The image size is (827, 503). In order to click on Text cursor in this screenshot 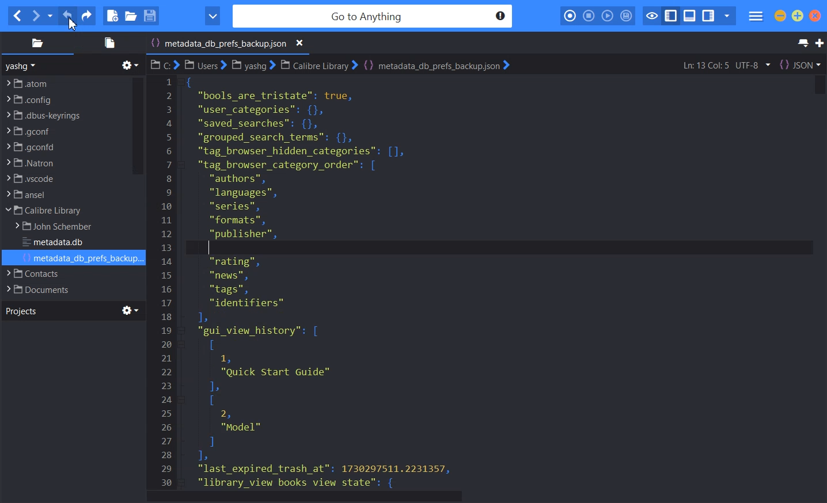, I will do `click(210, 247)`.